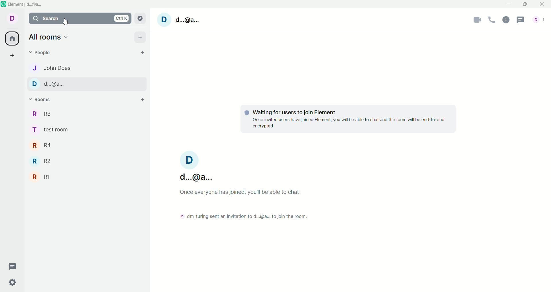 The height and width of the screenshot is (292, 551). I want to click on create a space, so click(11, 56).